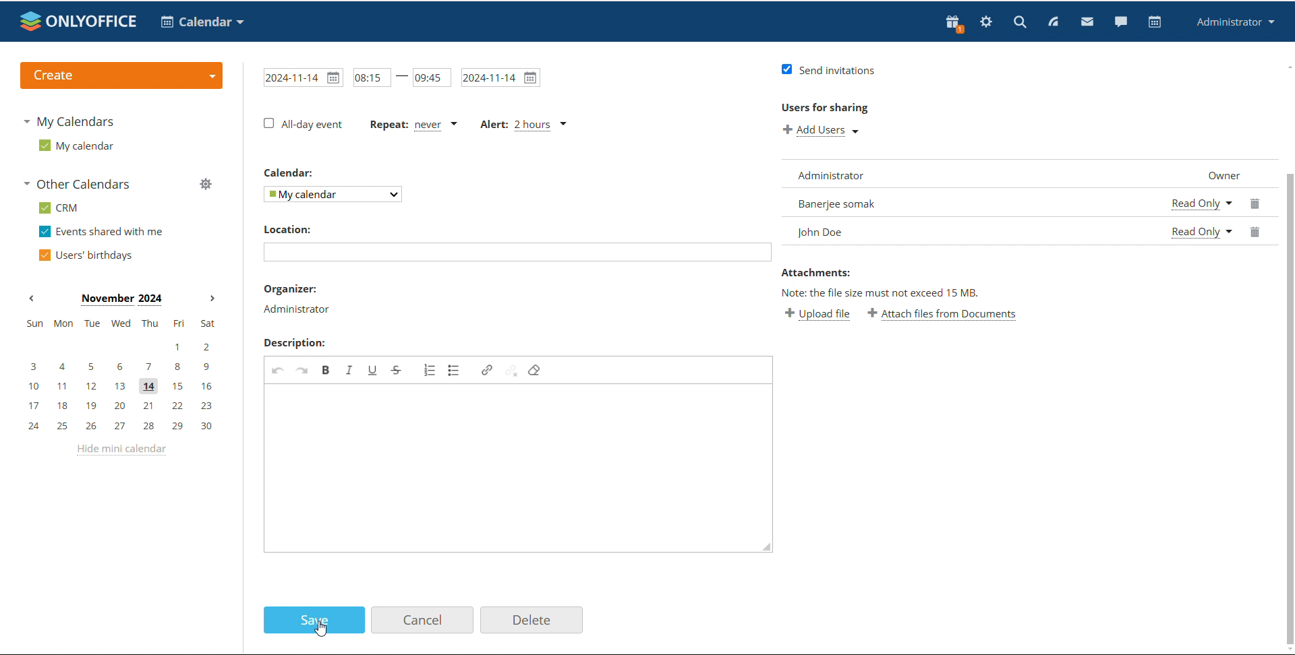 Image resolution: width=1295 pixels, height=655 pixels. Describe the element at coordinates (373, 371) in the screenshot. I see `Underline` at that location.